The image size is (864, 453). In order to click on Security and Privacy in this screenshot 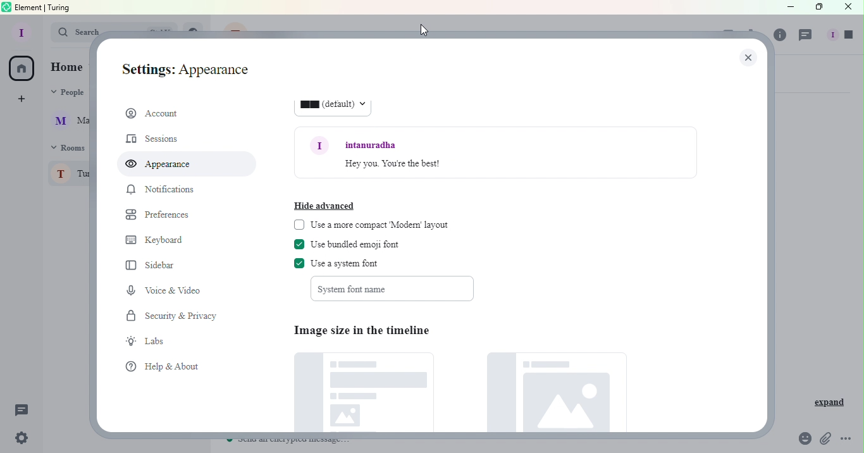, I will do `click(176, 316)`.